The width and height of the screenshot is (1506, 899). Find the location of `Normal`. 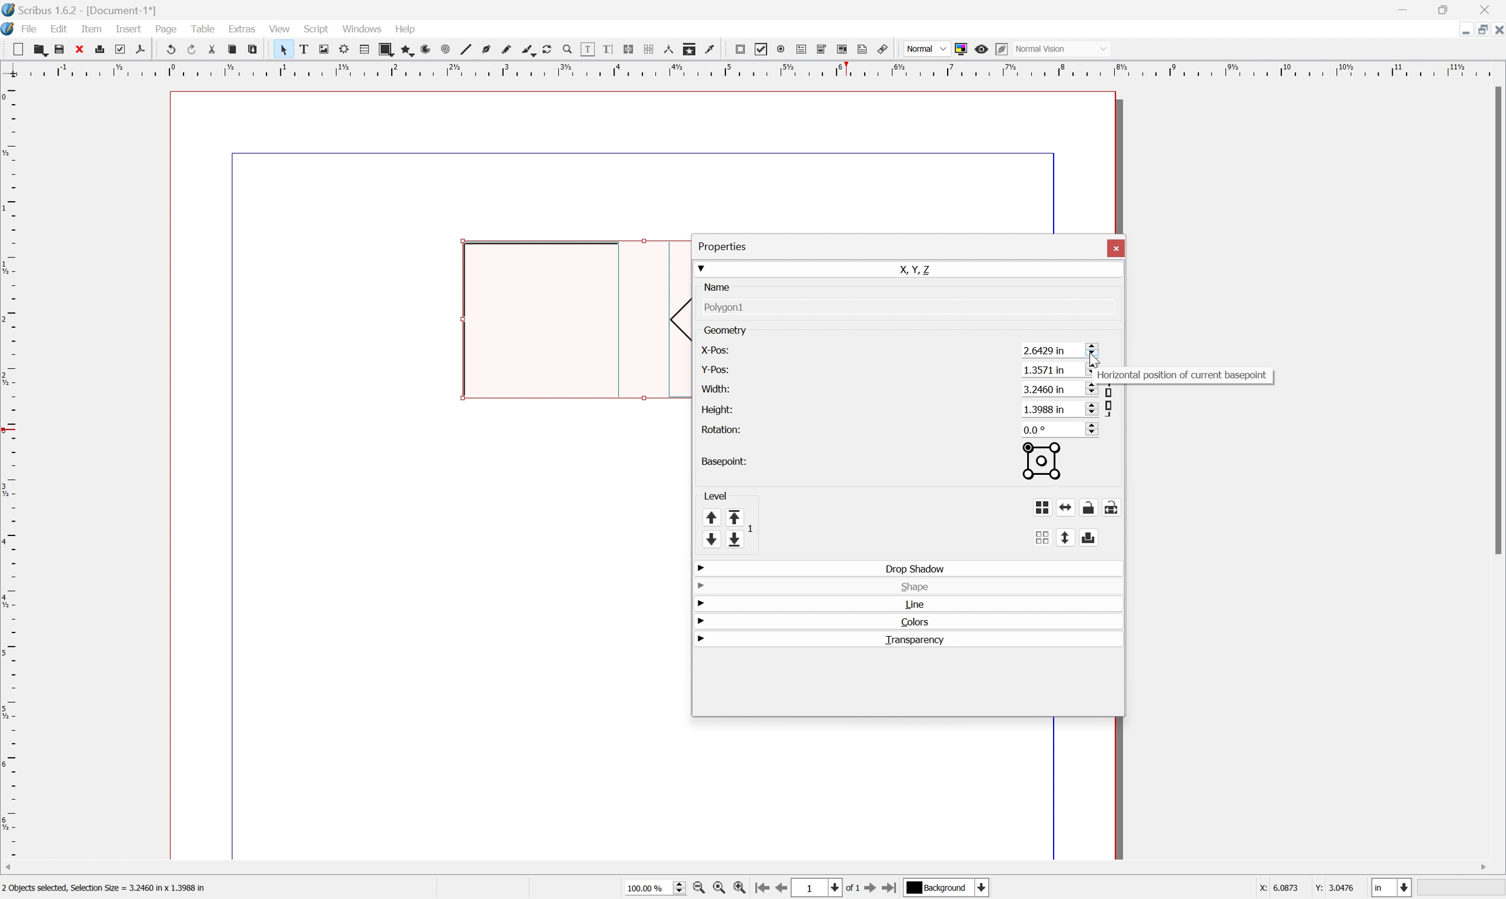

Normal is located at coordinates (926, 48).